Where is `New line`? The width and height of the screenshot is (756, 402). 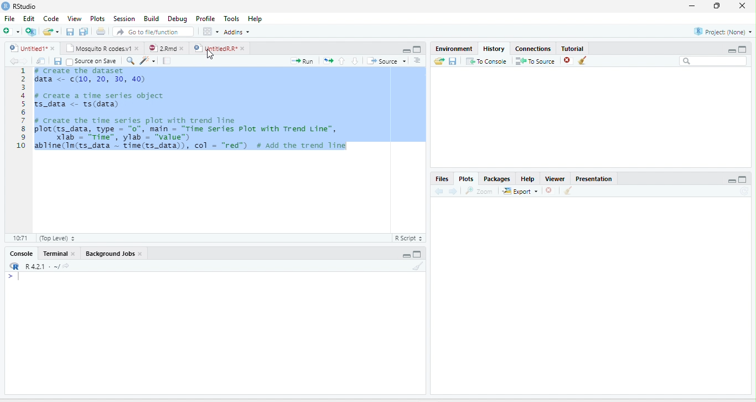 New line is located at coordinates (14, 277).